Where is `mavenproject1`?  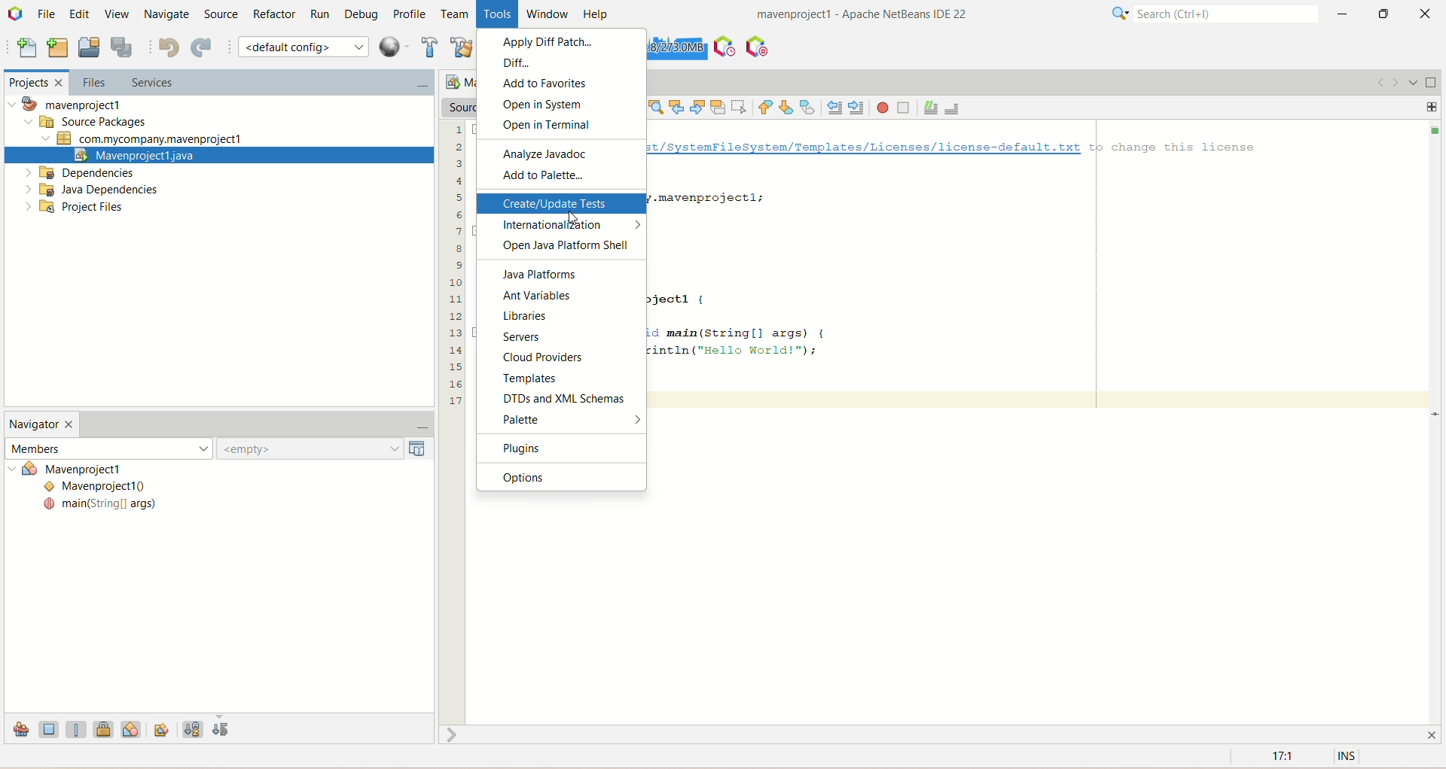
mavenproject1 is located at coordinates (71, 105).